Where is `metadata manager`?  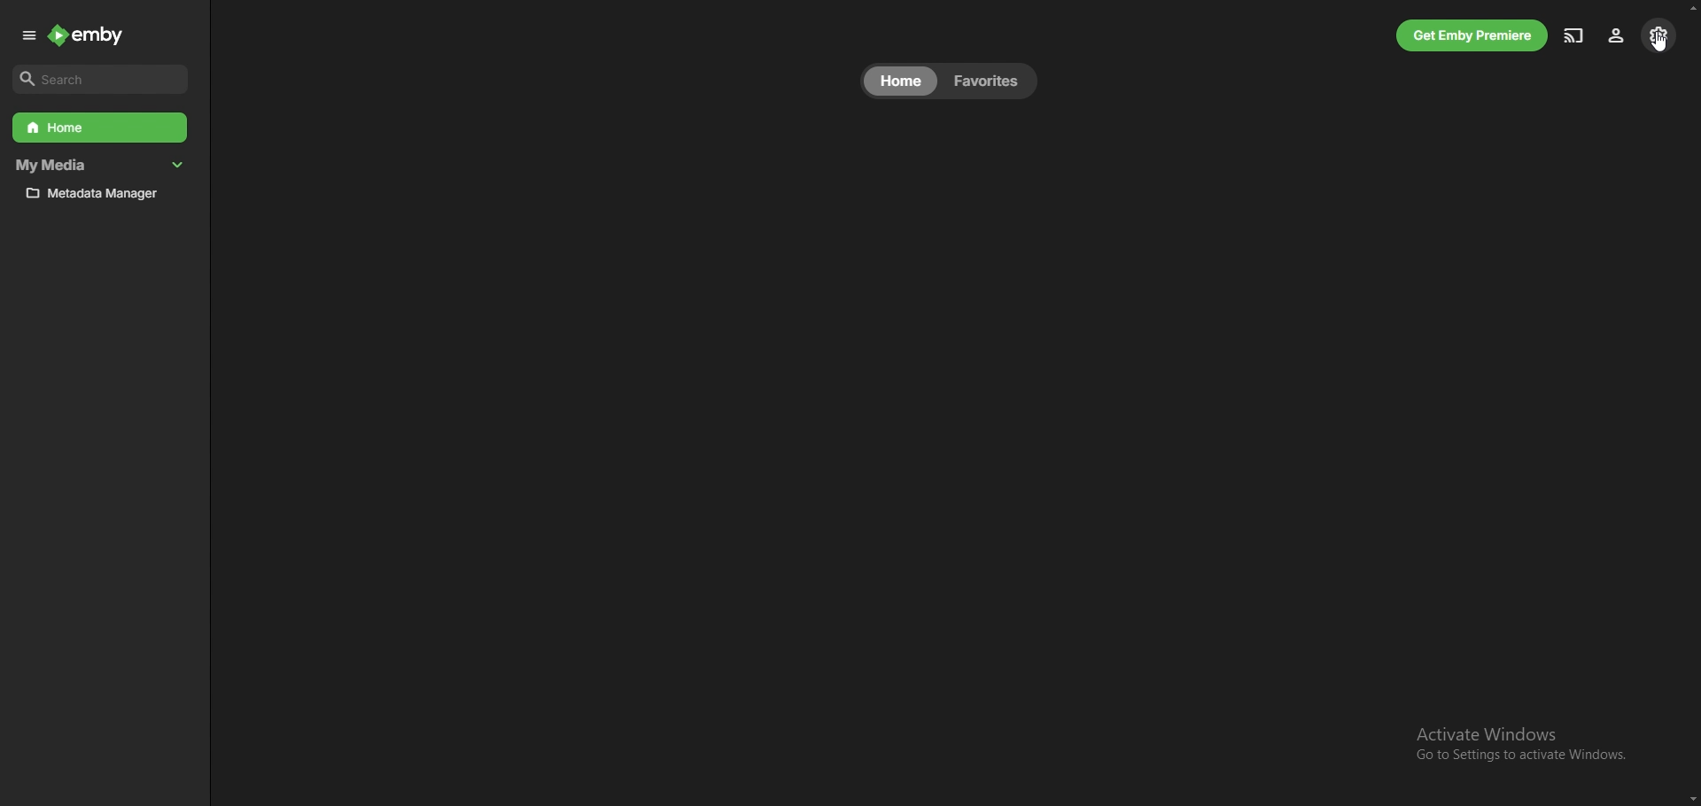 metadata manager is located at coordinates (103, 194).